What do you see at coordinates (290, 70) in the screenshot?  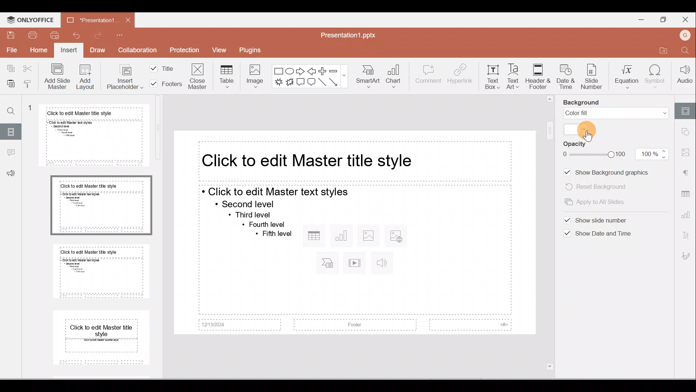 I see `Ellipse` at bounding box center [290, 70].